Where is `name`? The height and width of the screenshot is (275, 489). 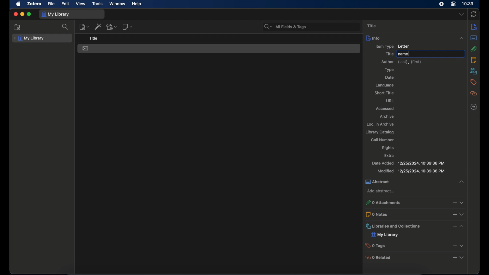 name is located at coordinates (405, 53).